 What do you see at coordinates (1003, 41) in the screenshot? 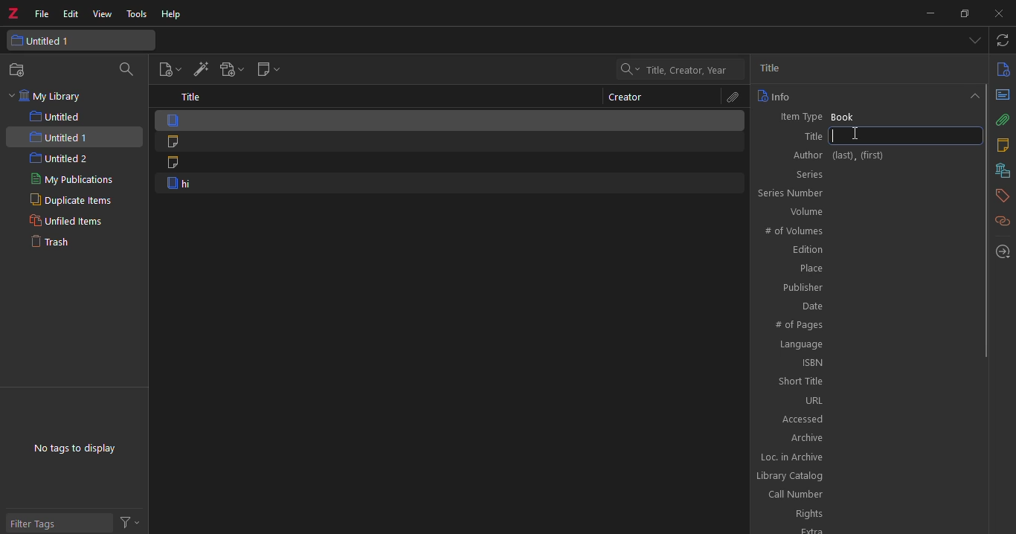
I see `sync with zotero.org` at bounding box center [1003, 41].